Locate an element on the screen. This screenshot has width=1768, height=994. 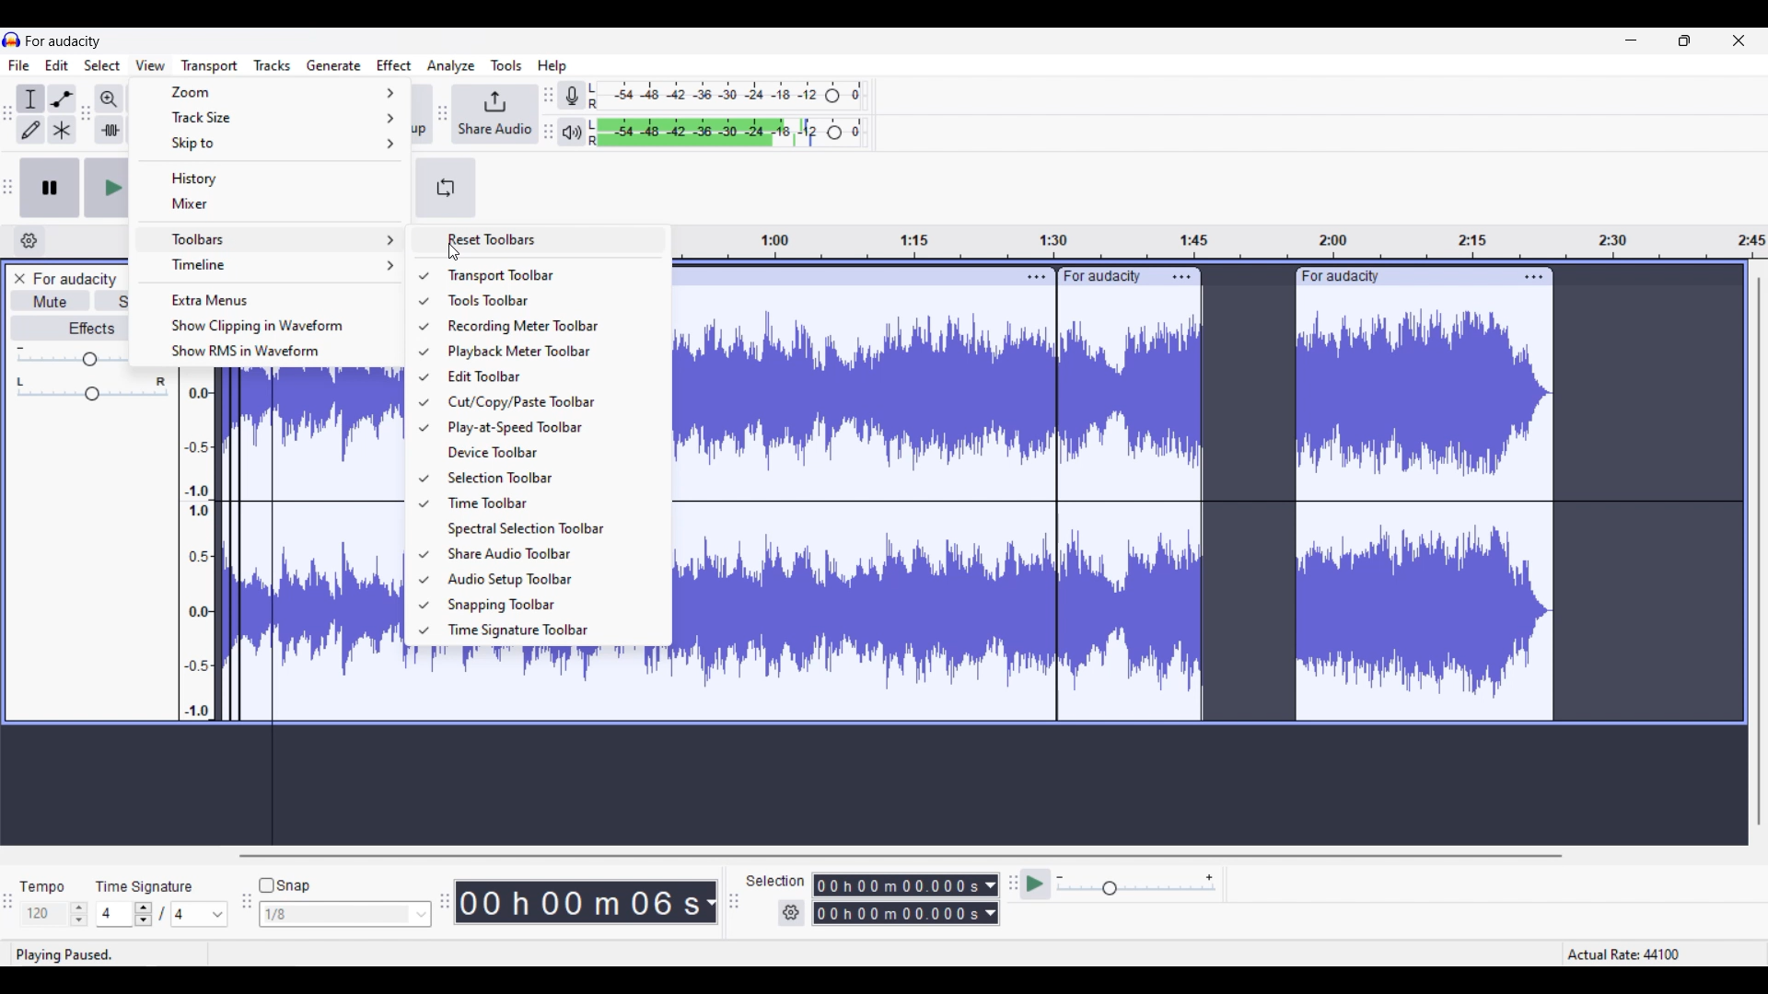
Vertical slide bar is located at coordinates (1759, 550).